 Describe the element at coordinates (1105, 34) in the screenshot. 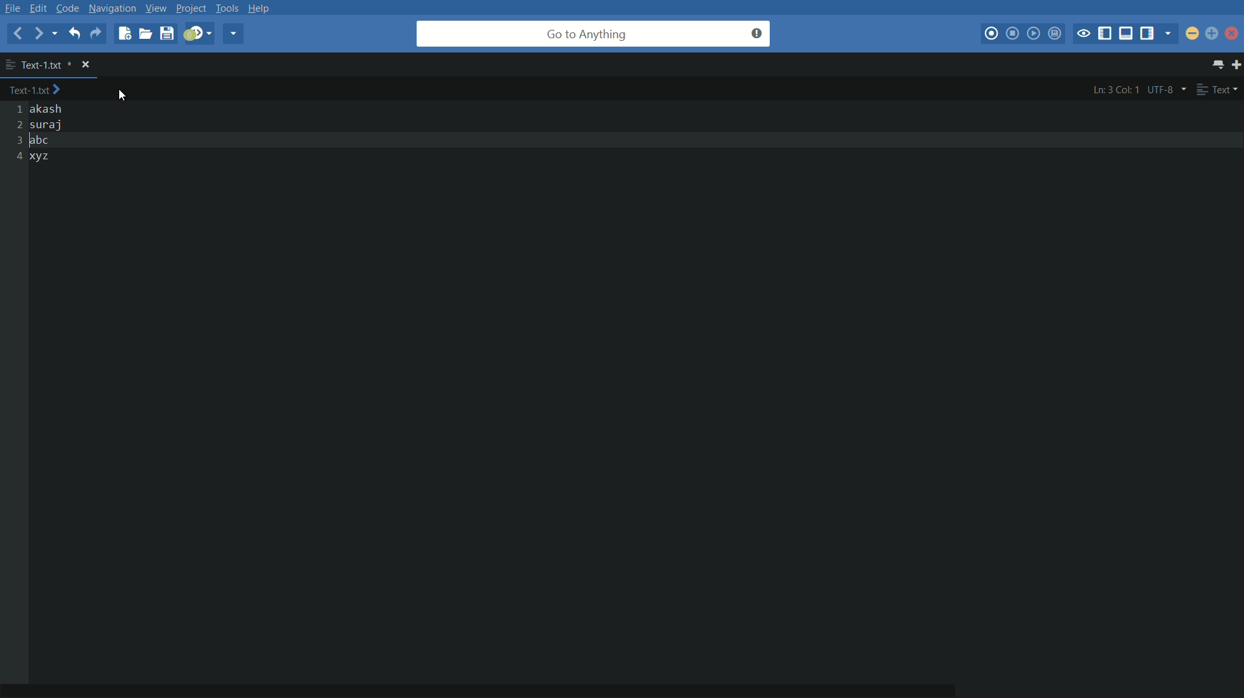

I see `show/hide left panel` at that location.